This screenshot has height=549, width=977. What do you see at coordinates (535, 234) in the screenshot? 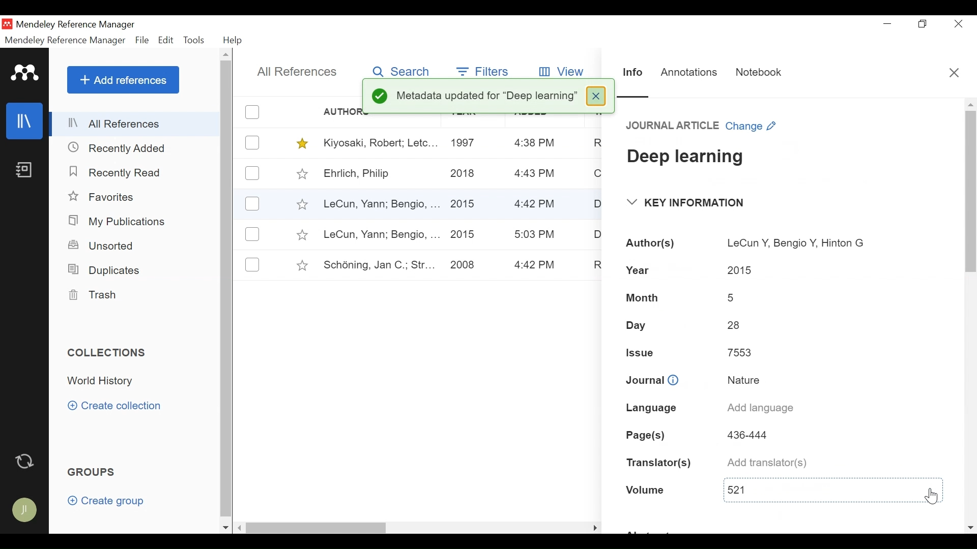
I see `Time` at bounding box center [535, 234].